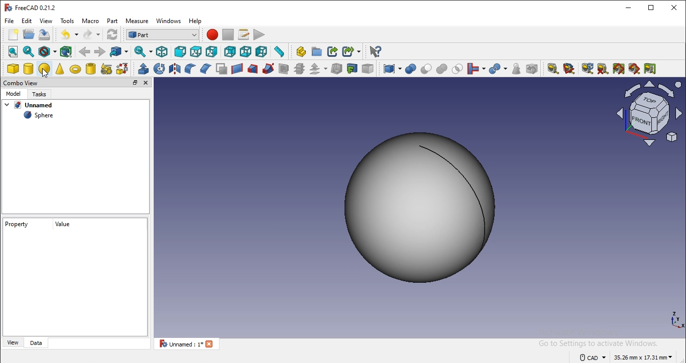 The width and height of the screenshot is (686, 363). I want to click on create projection on surface, so click(352, 69).